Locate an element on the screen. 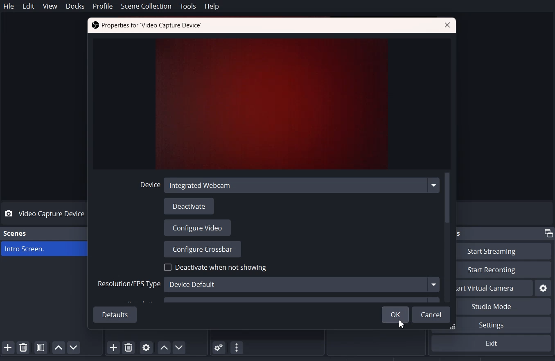 This screenshot has width=555, height=361. Vertical scroll bar is located at coordinates (448, 237).